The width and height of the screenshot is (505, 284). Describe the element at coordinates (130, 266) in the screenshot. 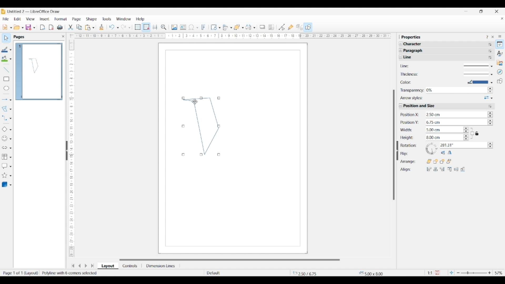

I see `Controls` at that location.